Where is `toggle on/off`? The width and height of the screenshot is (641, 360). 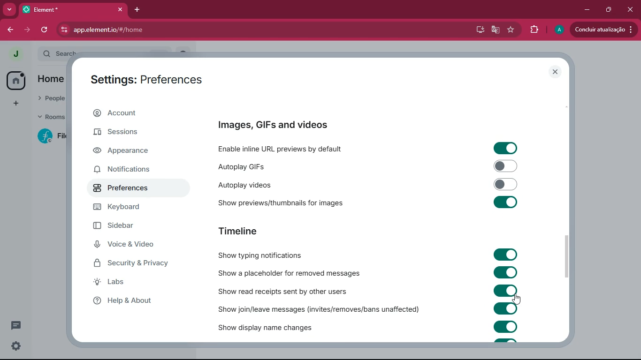
toggle on/off is located at coordinates (506, 255).